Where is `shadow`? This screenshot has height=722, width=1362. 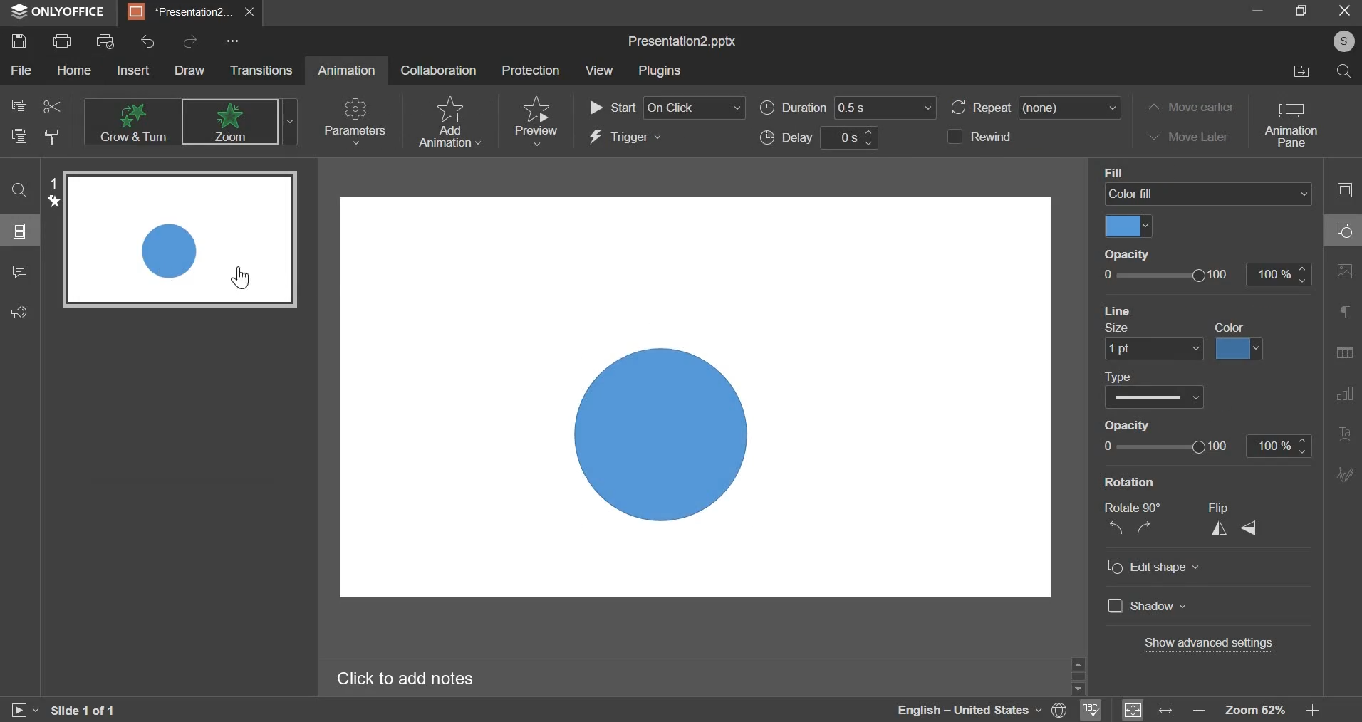 shadow is located at coordinates (1149, 607).